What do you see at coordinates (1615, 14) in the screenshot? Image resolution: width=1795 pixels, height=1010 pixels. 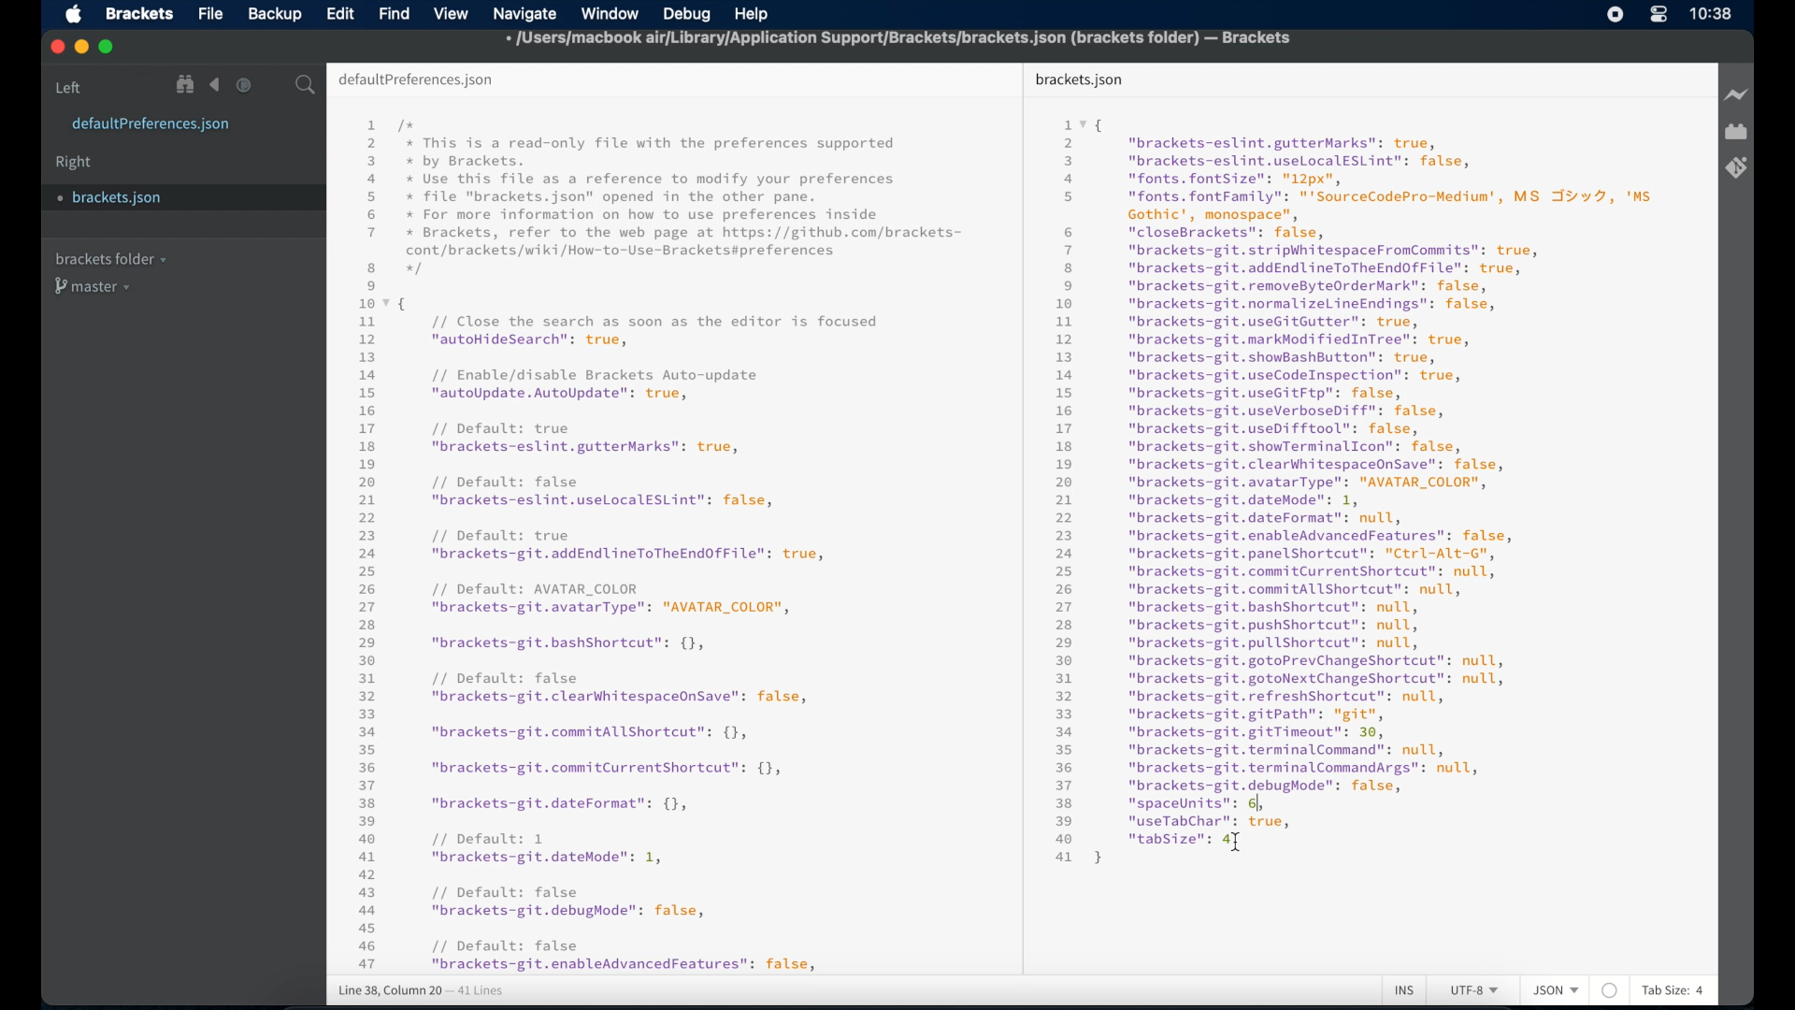 I see `screen recorder icon` at bounding box center [1615, 14].